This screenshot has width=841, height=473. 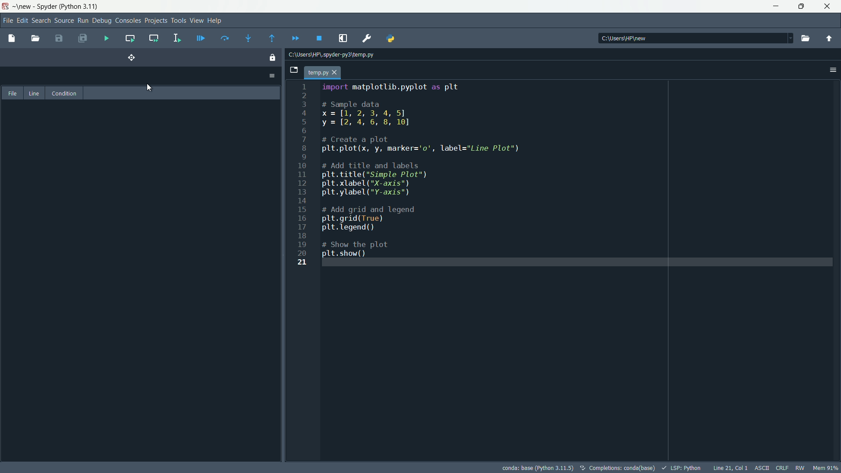 I want to click on temp.py, so click(x=322, y=72).